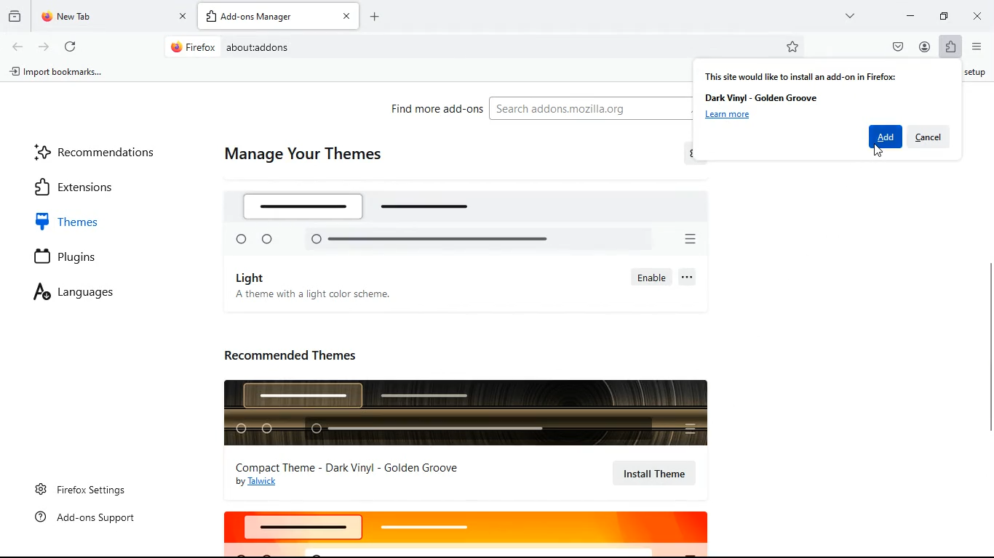  Describe the element at coordinates (87, 294) in the screenshot. I see `languages` at that location.